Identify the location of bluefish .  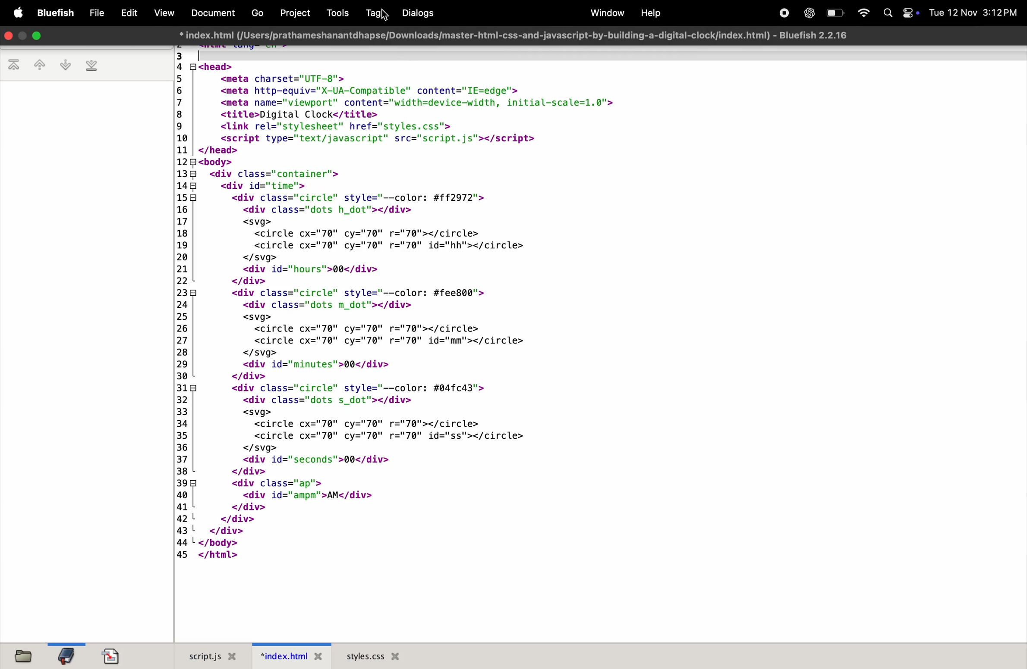
(56, 13).